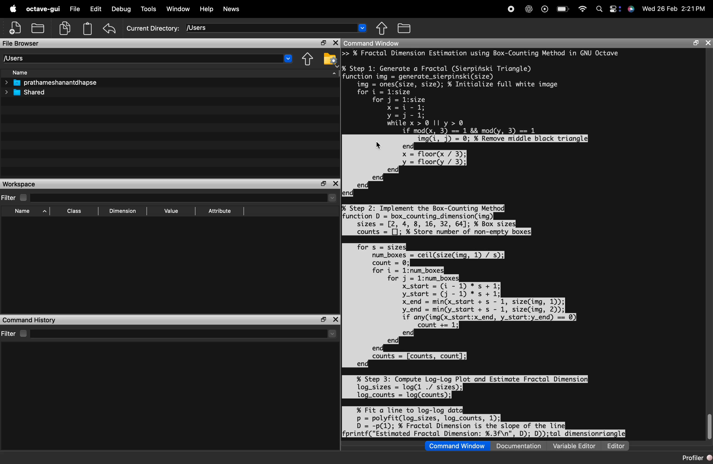 Image resolution: width=713 pixels, height=464 pixels. I want to click on close, so click(335, 43).